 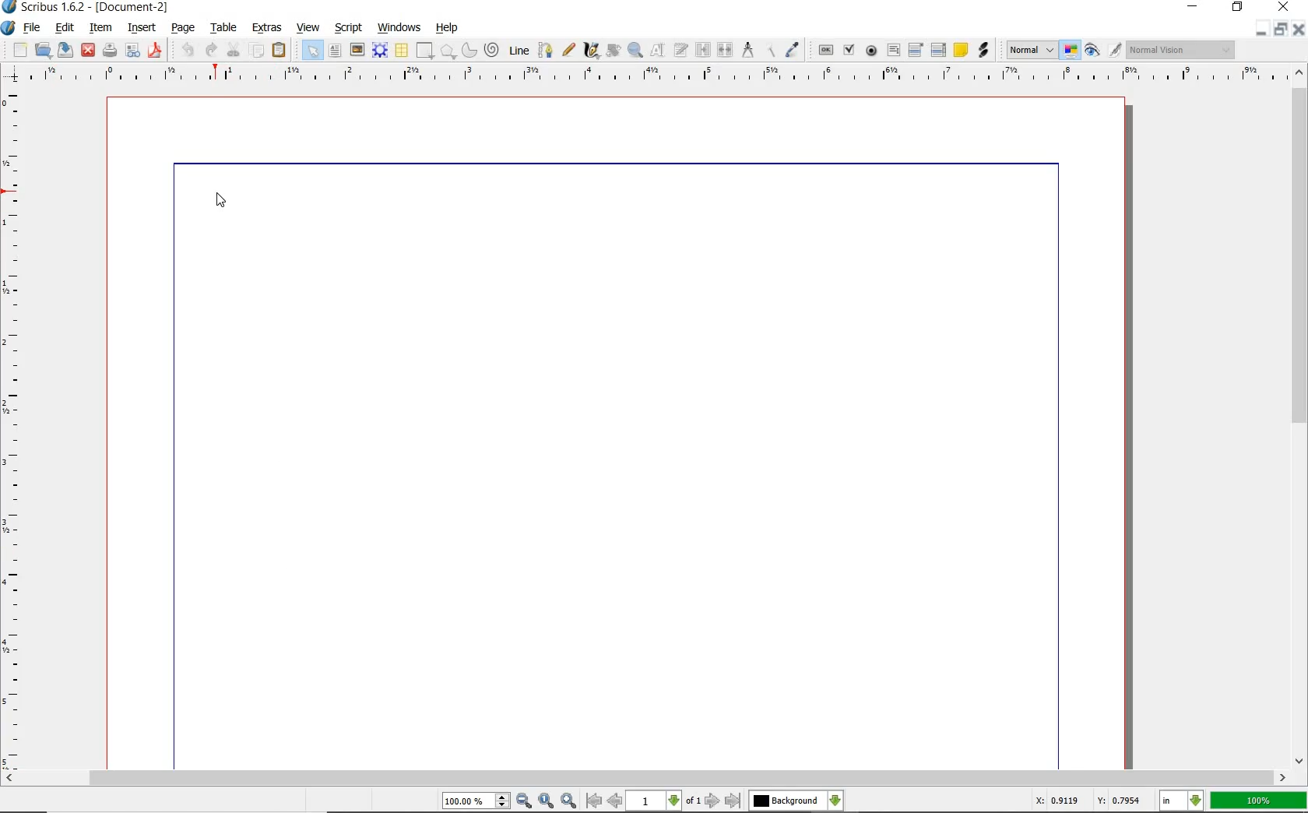 What do you see at coordinates (1282, 8) in the screenshot?
I see `close` at bounding box center [1282, 8].